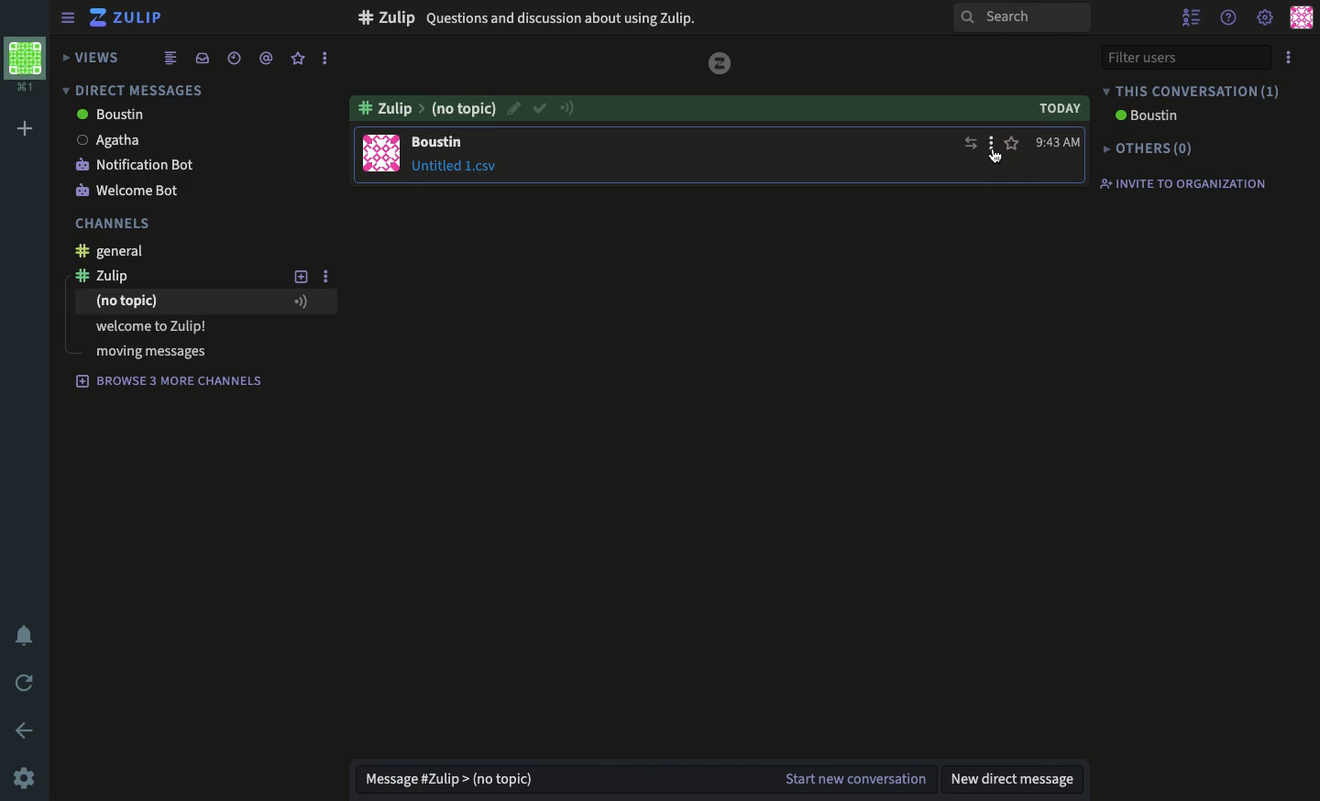 The image size is (1320, 801). Describe the element at coordinates (1058, 144) in the screenshot. I see `time` at that location.